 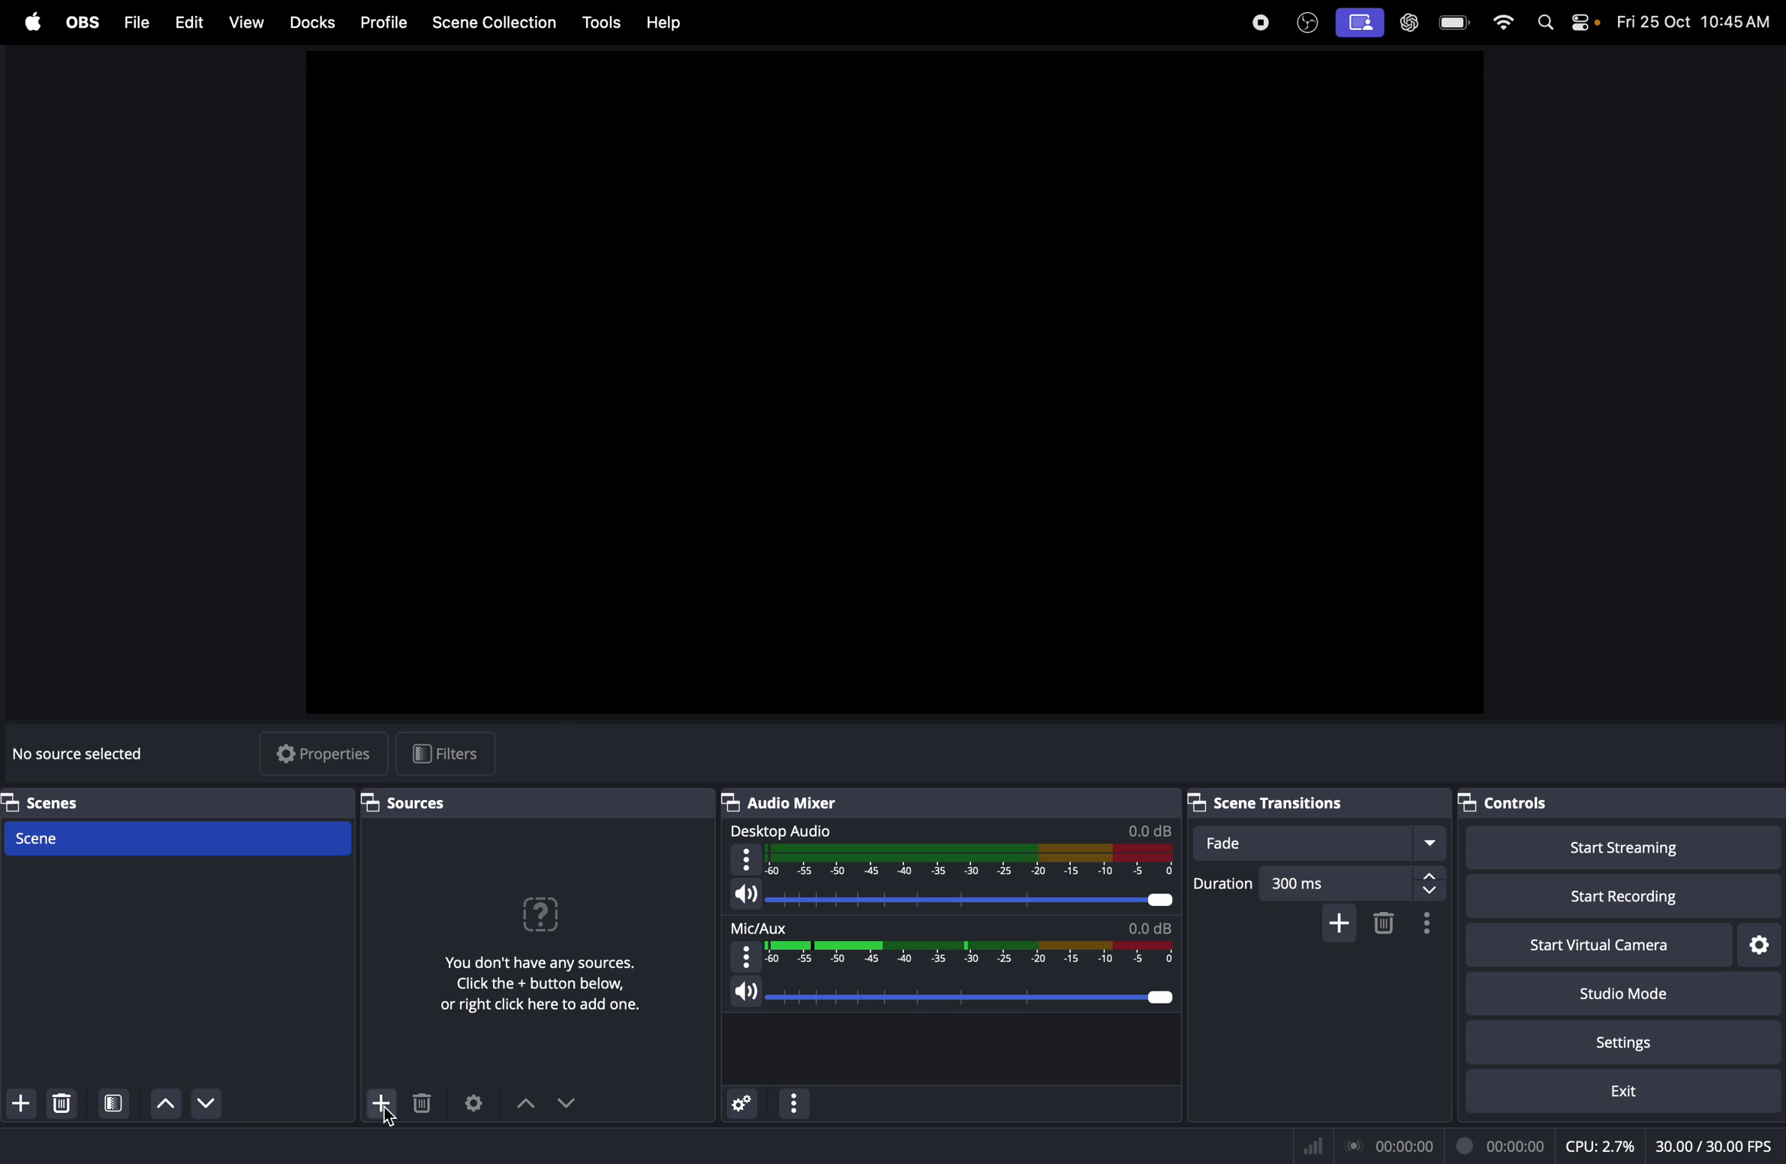 What do you see at coordinates (308, 22) in the screenshot?
I see `Docks` at bounding box center [308, 22].